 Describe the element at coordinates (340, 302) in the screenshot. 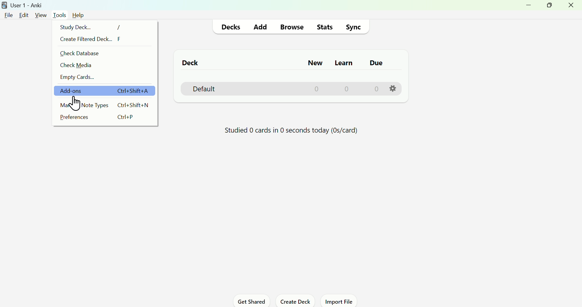

I see `Import` at that location.